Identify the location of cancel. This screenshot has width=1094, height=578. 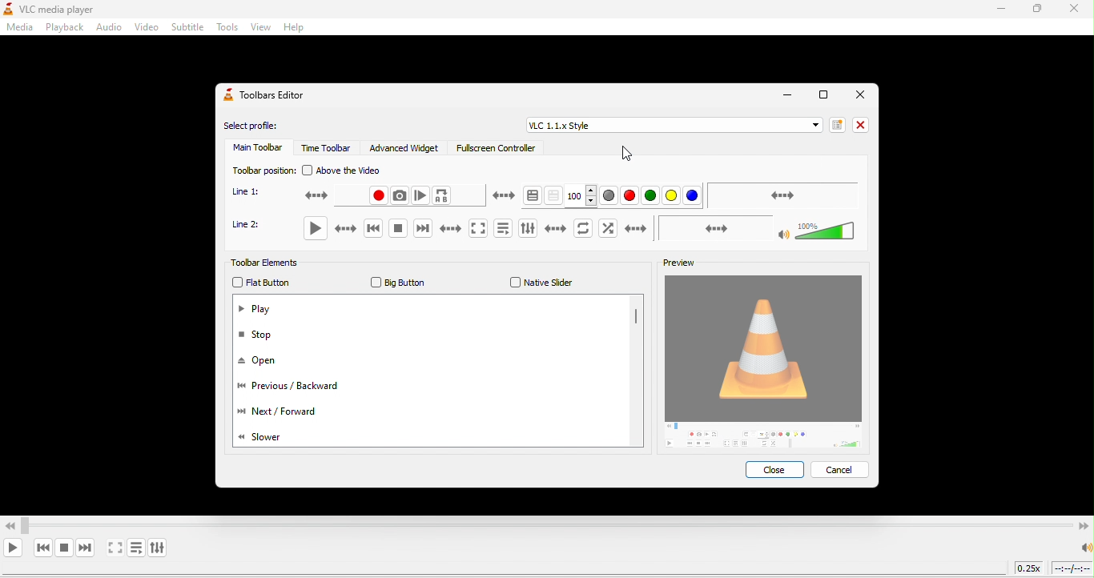
(842, 469).